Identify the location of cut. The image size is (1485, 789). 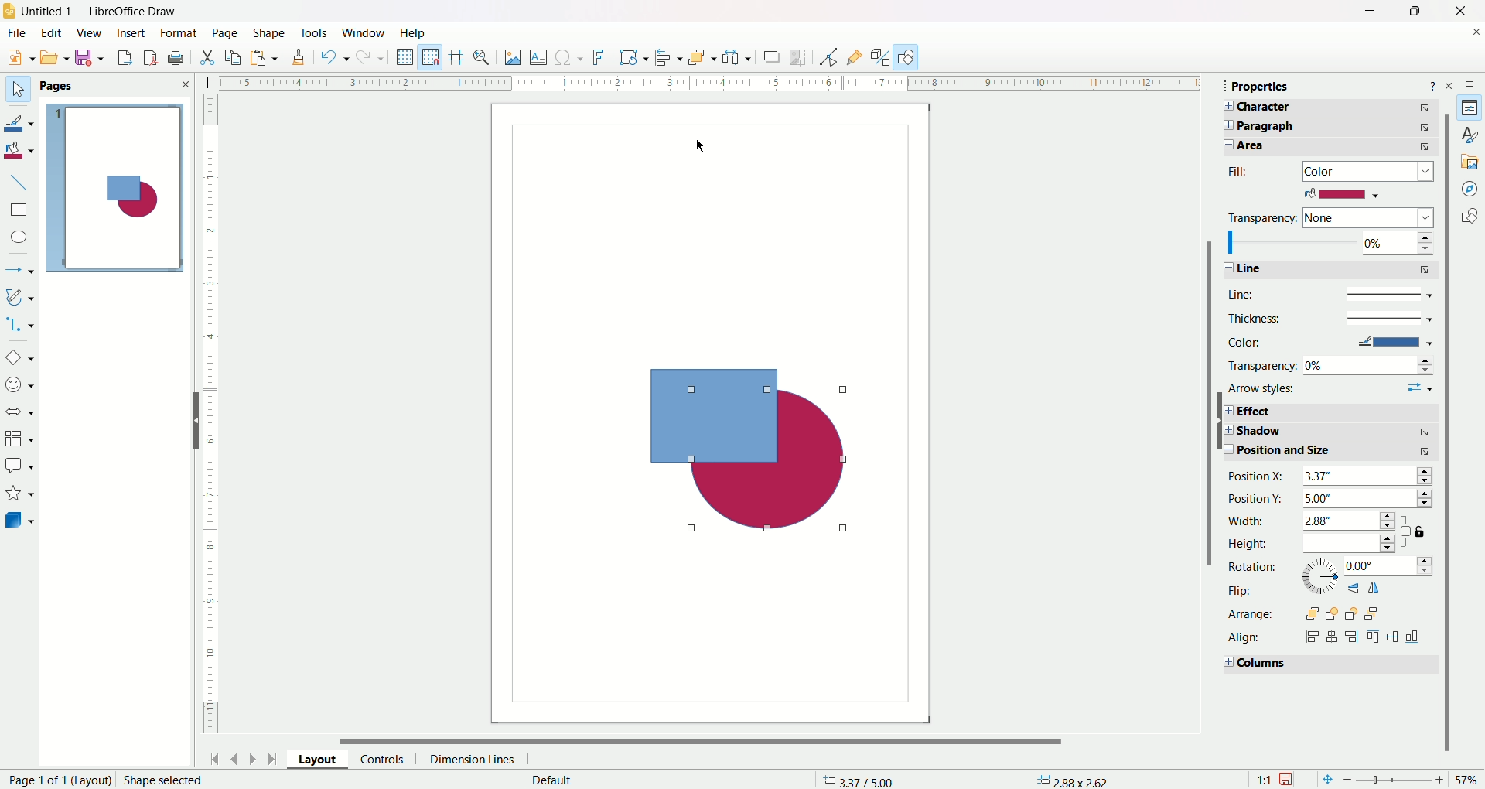
(207, 56).